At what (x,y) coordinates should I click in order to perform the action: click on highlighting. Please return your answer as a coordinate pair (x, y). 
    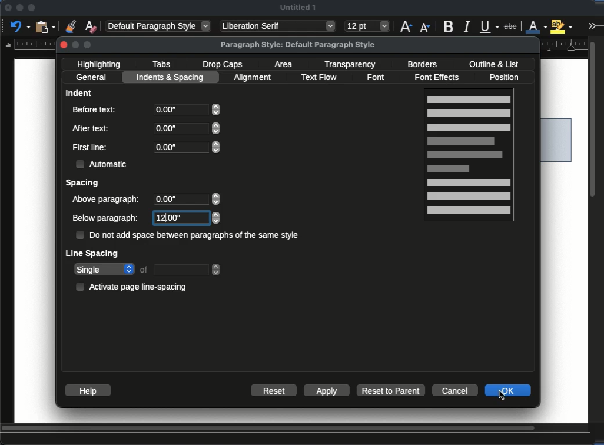
    Looking at the image, I should click on (101, 64).